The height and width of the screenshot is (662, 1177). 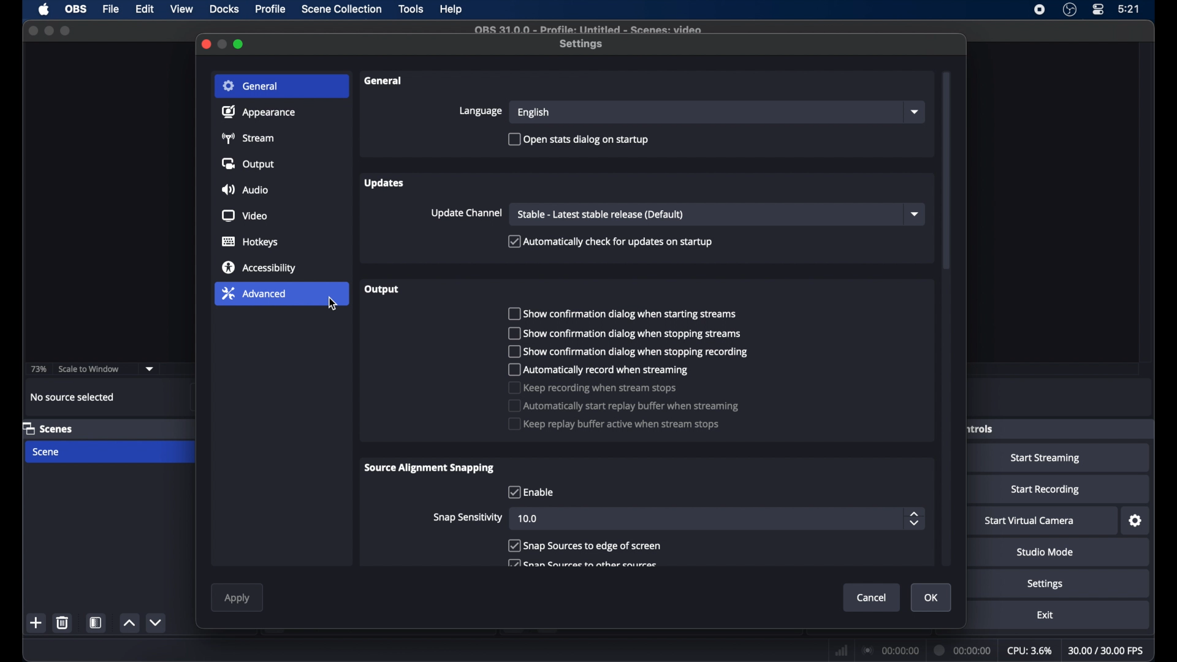 What do you see at coordinates (254, 293) in the screenshot?
I see `advanced` at bounding box center [254, 293].